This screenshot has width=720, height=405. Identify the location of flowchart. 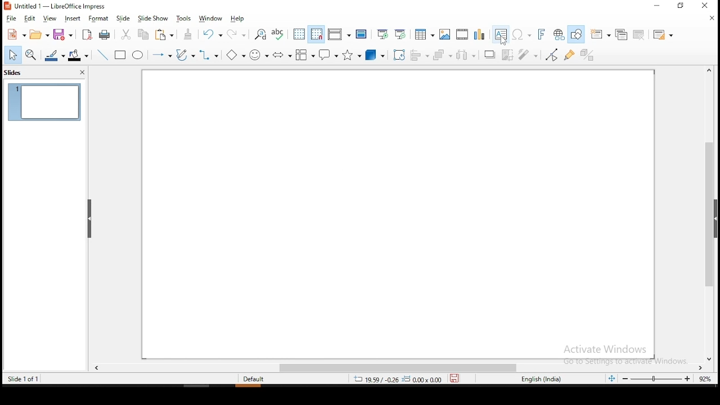
(304, 54).